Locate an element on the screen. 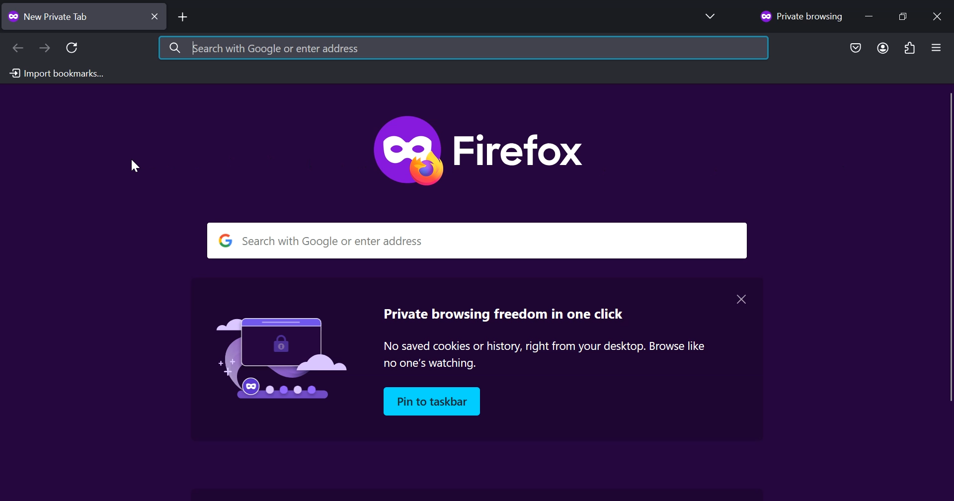 The height and width of the screenshot is (501, 954). Forward is located at coordinates (44, 49).